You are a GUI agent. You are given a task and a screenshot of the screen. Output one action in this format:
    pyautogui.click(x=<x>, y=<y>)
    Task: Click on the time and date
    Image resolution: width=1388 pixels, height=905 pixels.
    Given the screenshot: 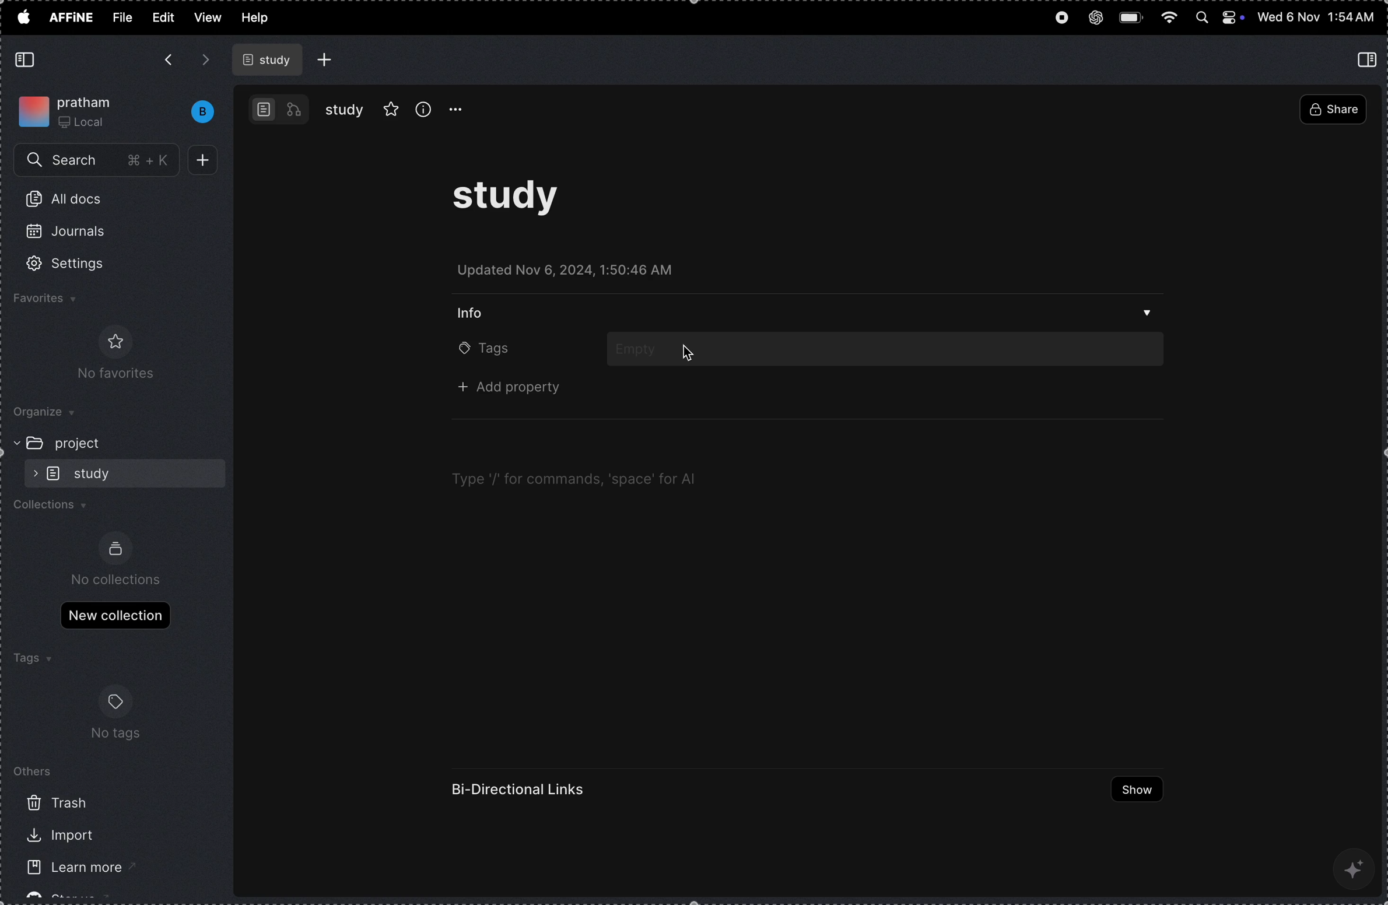 What is the action you would take?
    pyautogui.click(x=1316, y=17)
    